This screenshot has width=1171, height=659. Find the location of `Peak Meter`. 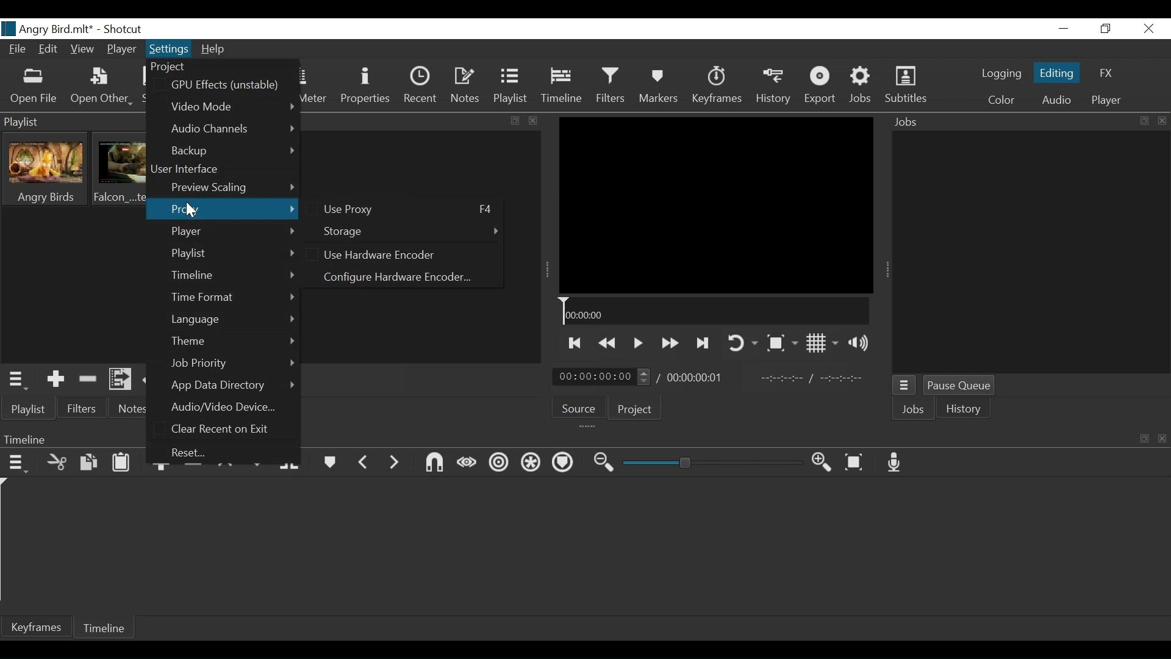

Peak Meter is located at coordinates (316, 87).